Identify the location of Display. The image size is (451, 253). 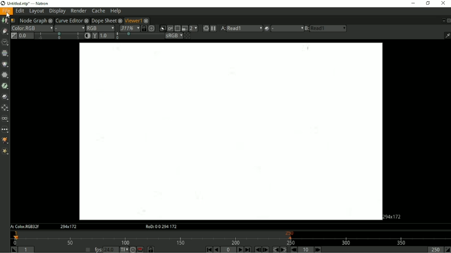
(57, 11).